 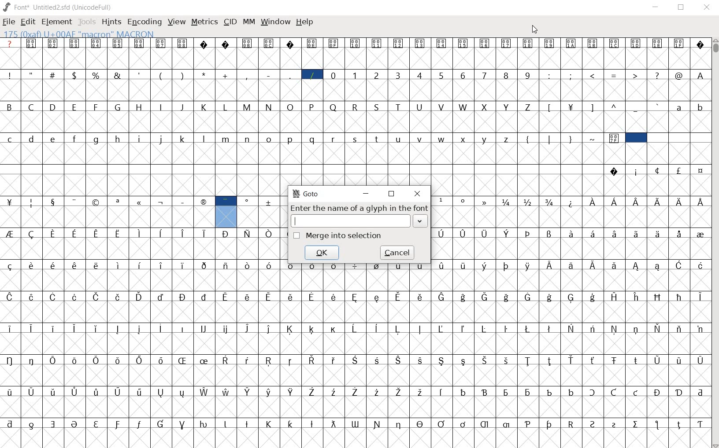 I want to click on restore, so click(x=392, y=195).